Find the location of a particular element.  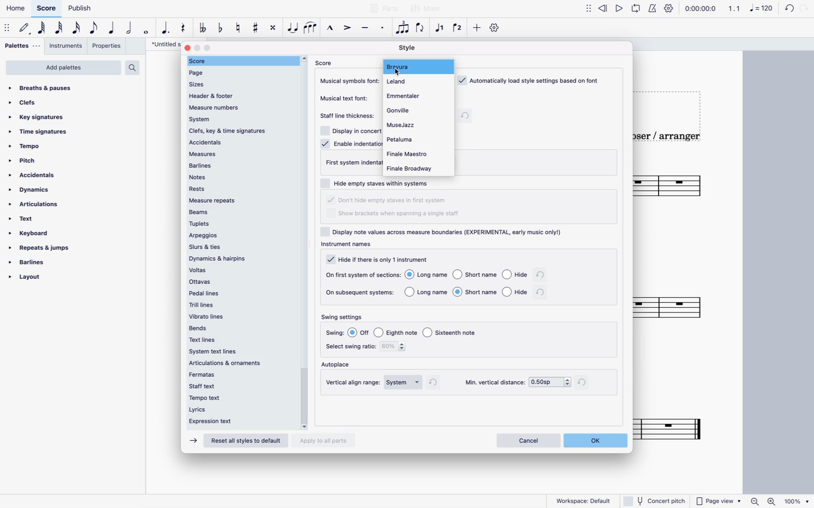

settings is located at coordinates (495, 30).